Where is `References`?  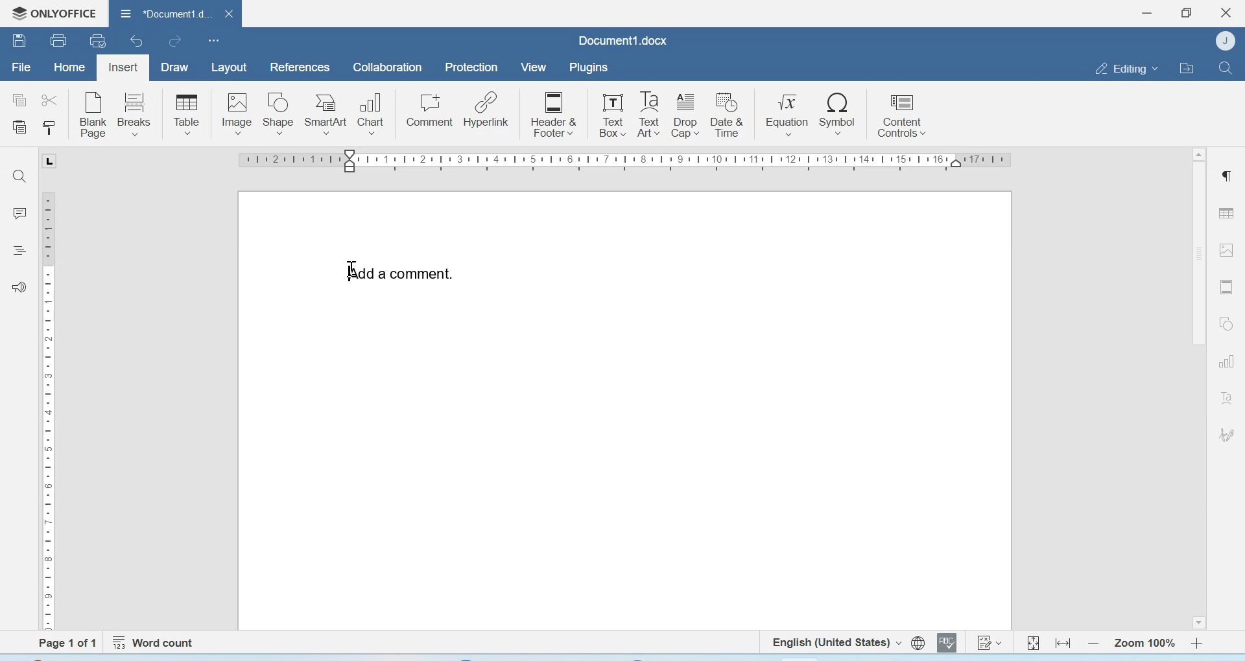 References is located at coordinates (301, 67).